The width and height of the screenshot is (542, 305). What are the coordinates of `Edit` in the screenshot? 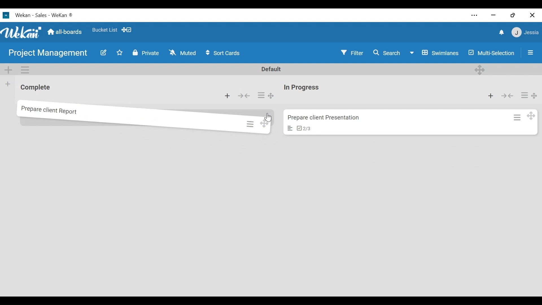 It's located at (104, 53).